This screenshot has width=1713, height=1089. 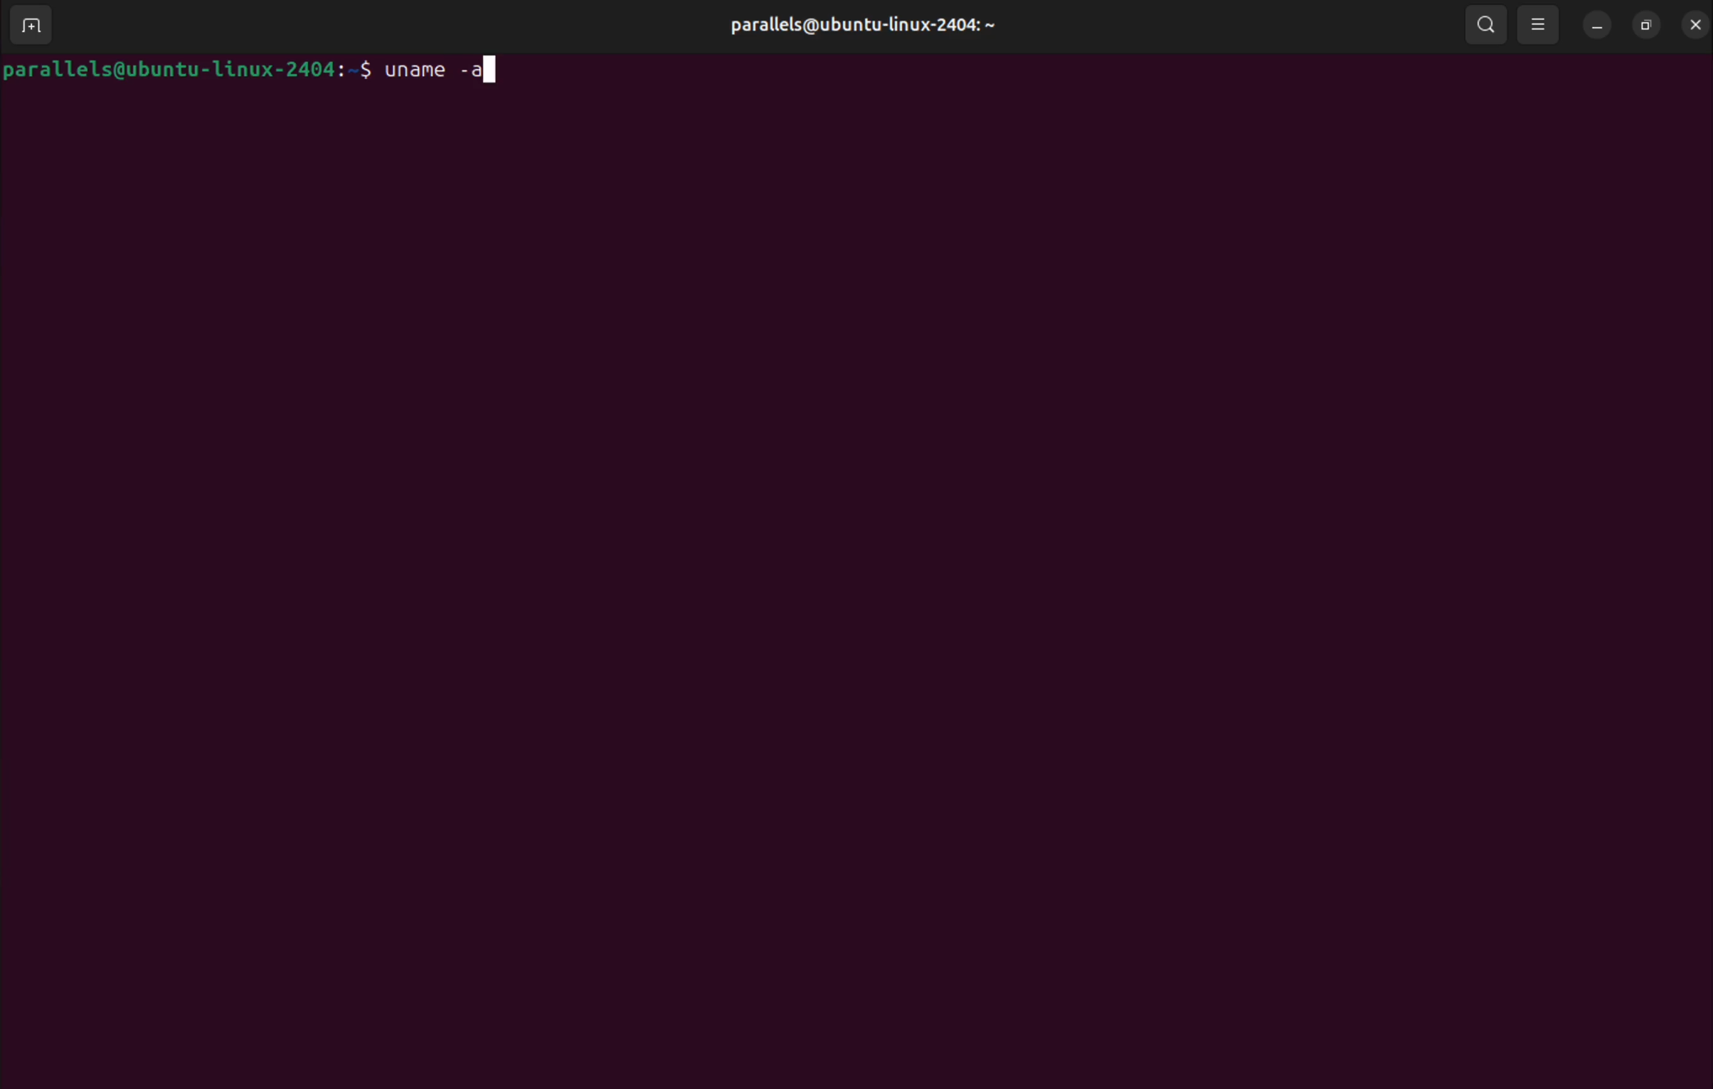 What do you see at coordinates (1691, 24) in the screenshot?
I see `close` at bounding box center [1691, 24].